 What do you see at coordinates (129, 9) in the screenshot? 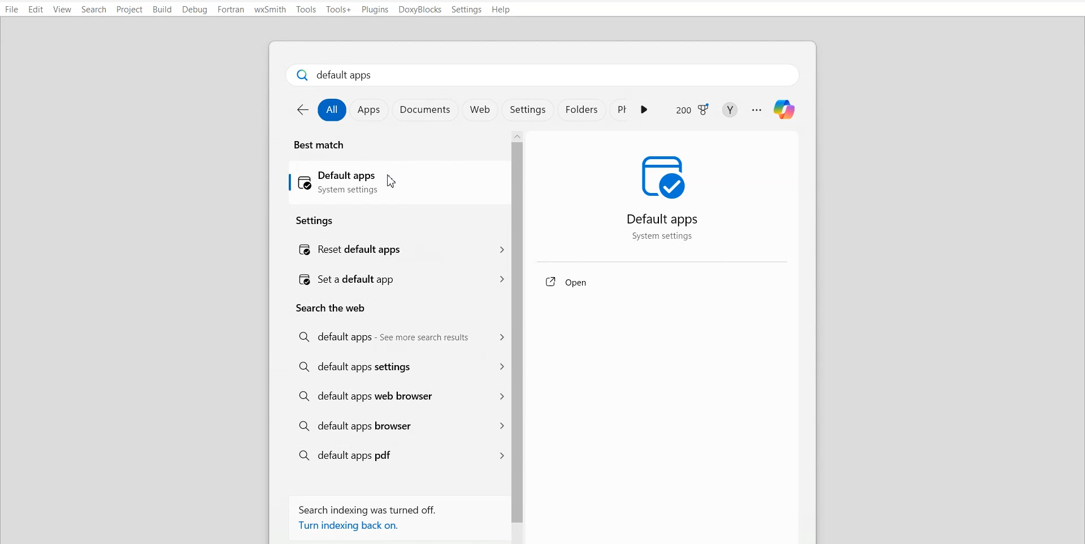
I see `Project` at bounding box center [129, 9].